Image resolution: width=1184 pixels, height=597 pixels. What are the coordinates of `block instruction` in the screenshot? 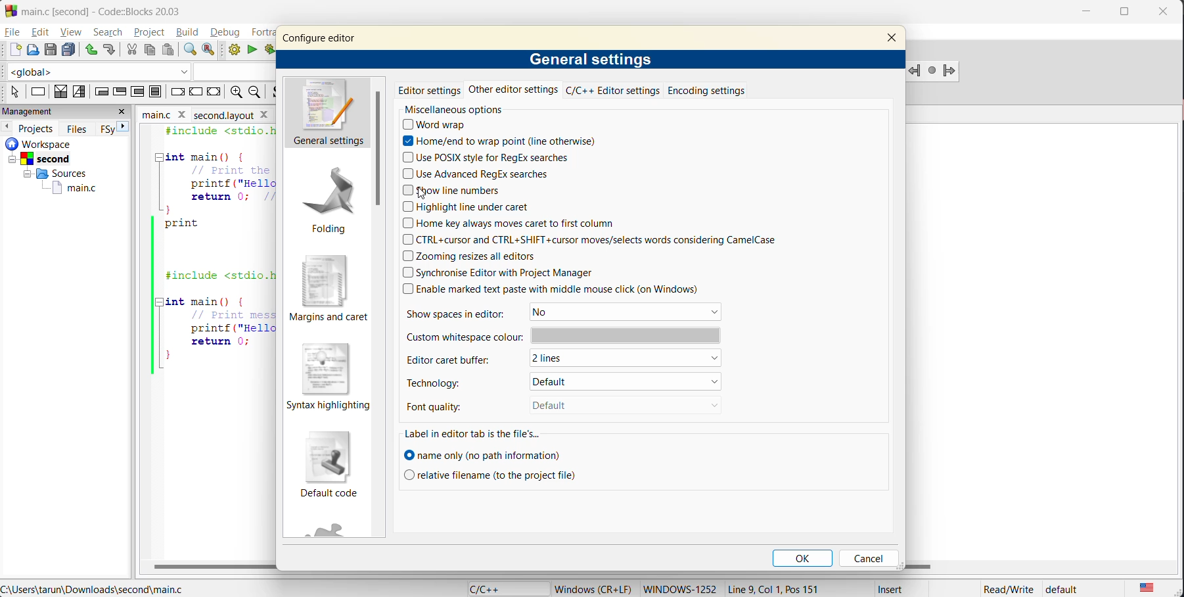 It's located at (156, 92).